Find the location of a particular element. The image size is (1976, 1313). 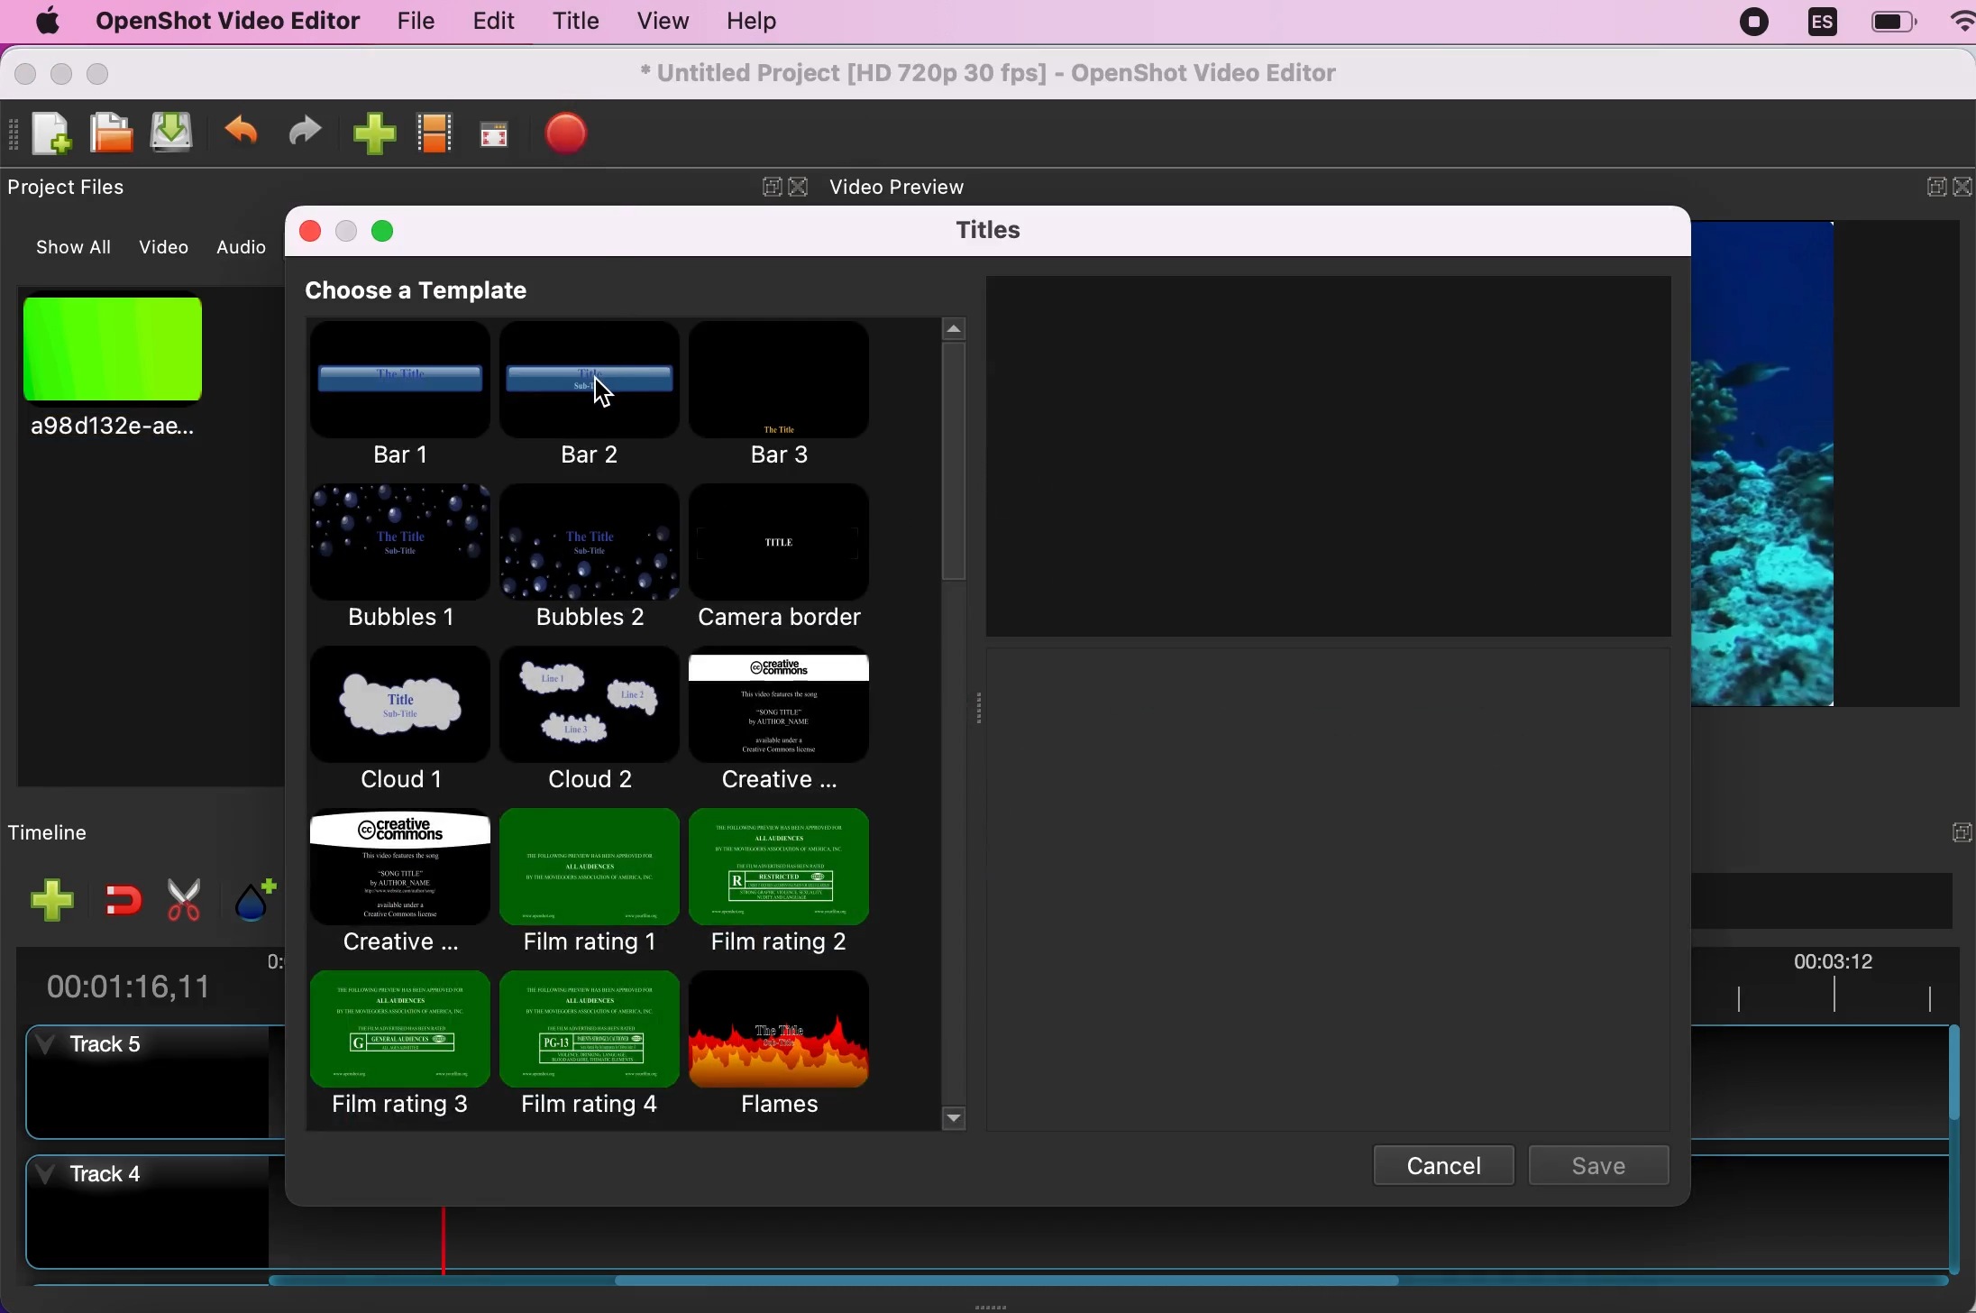

film ratin 1 is located at coordinates (587, 883).